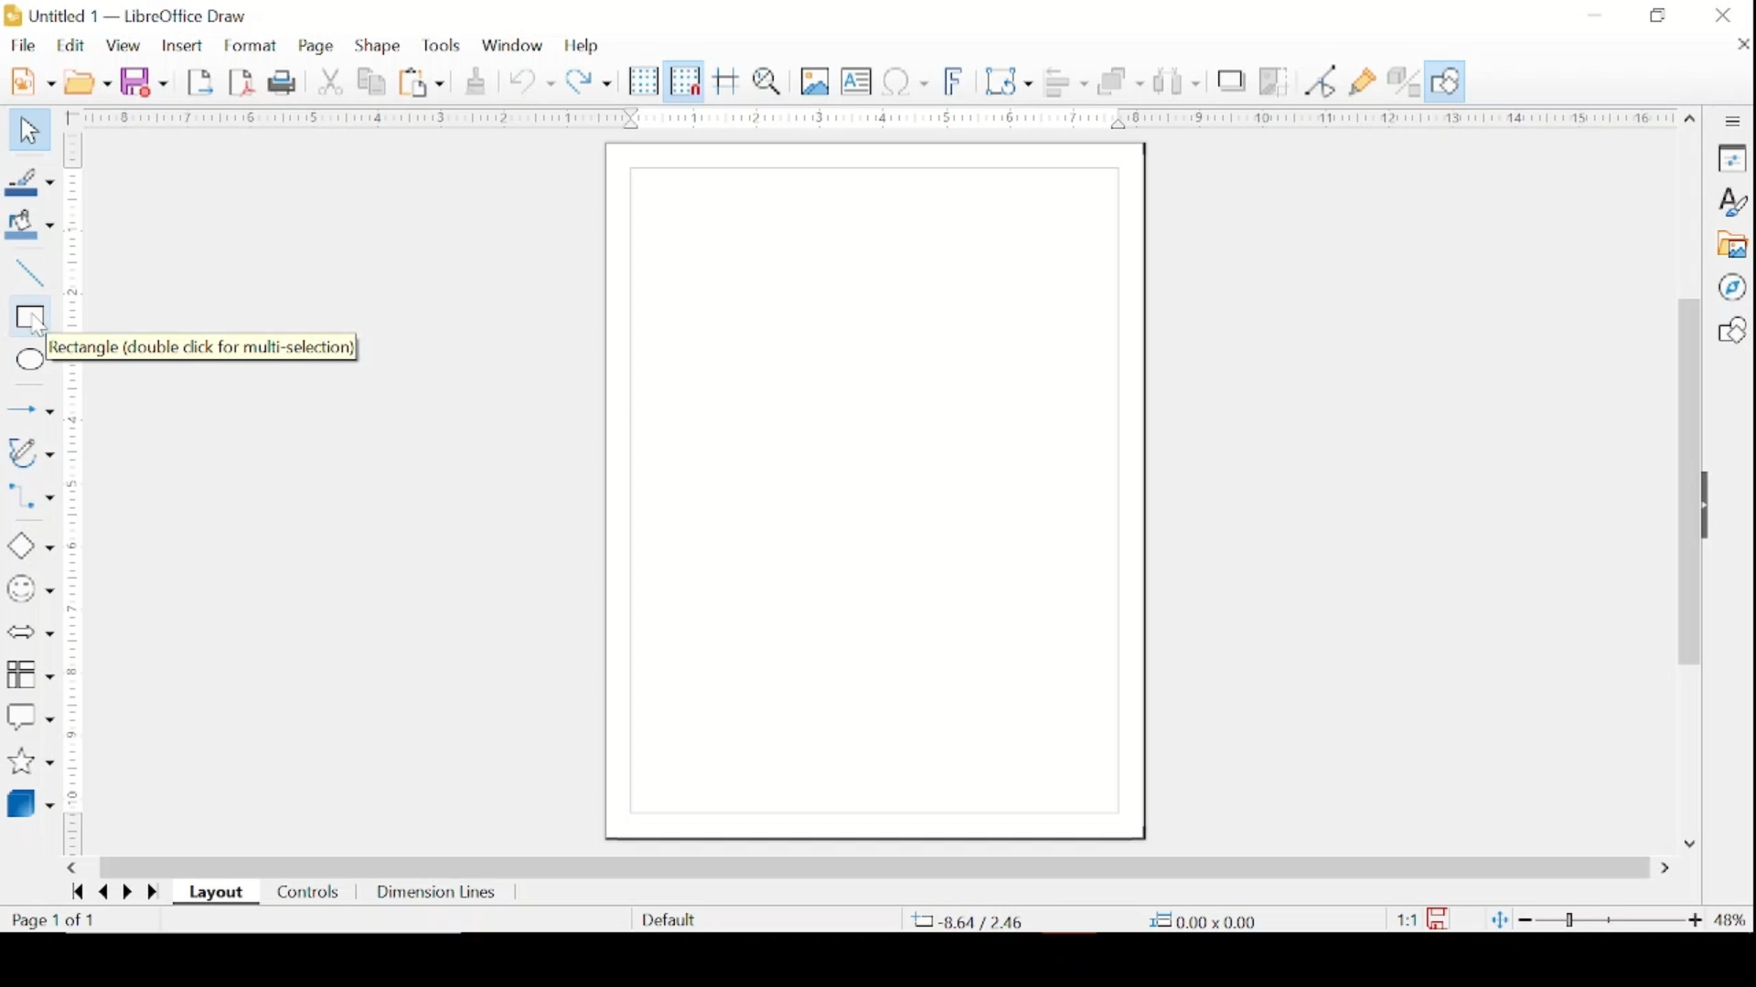 The image size is (1756, 987). I want to click on copy, so click(374, 82).